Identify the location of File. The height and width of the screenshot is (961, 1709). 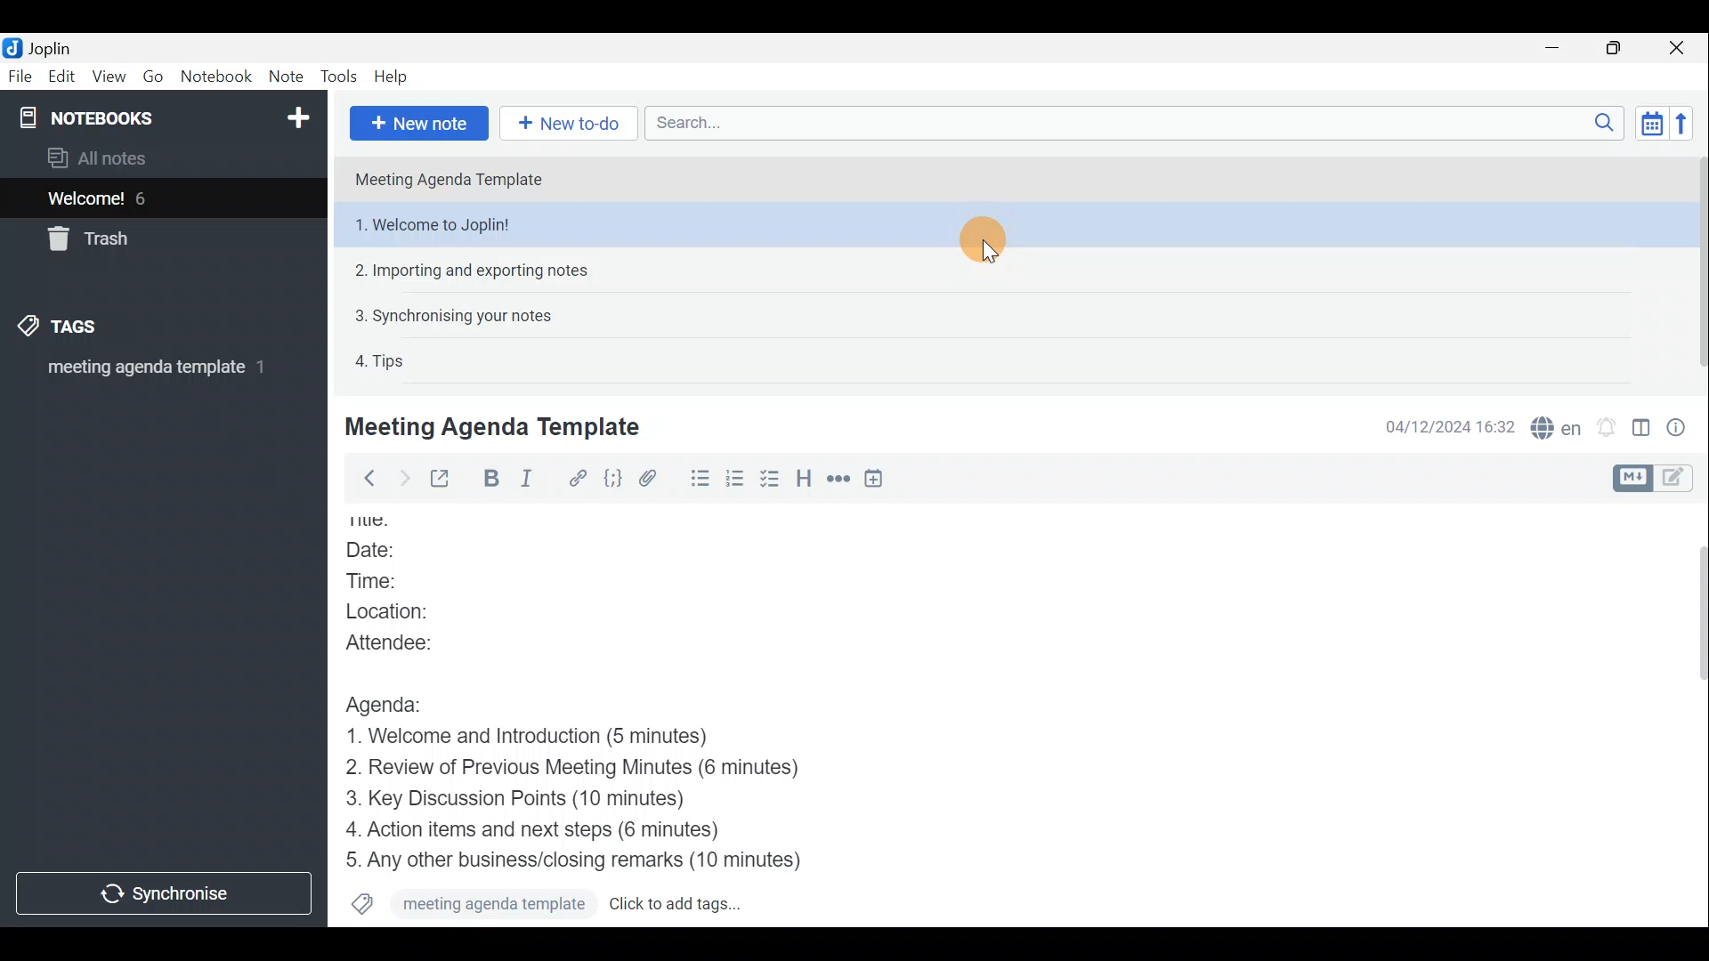
(20, 75).